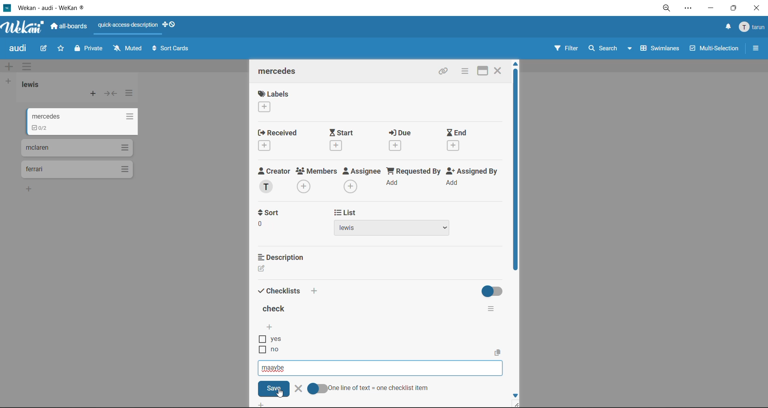  I want to click on mercedes, so click(280, 71).